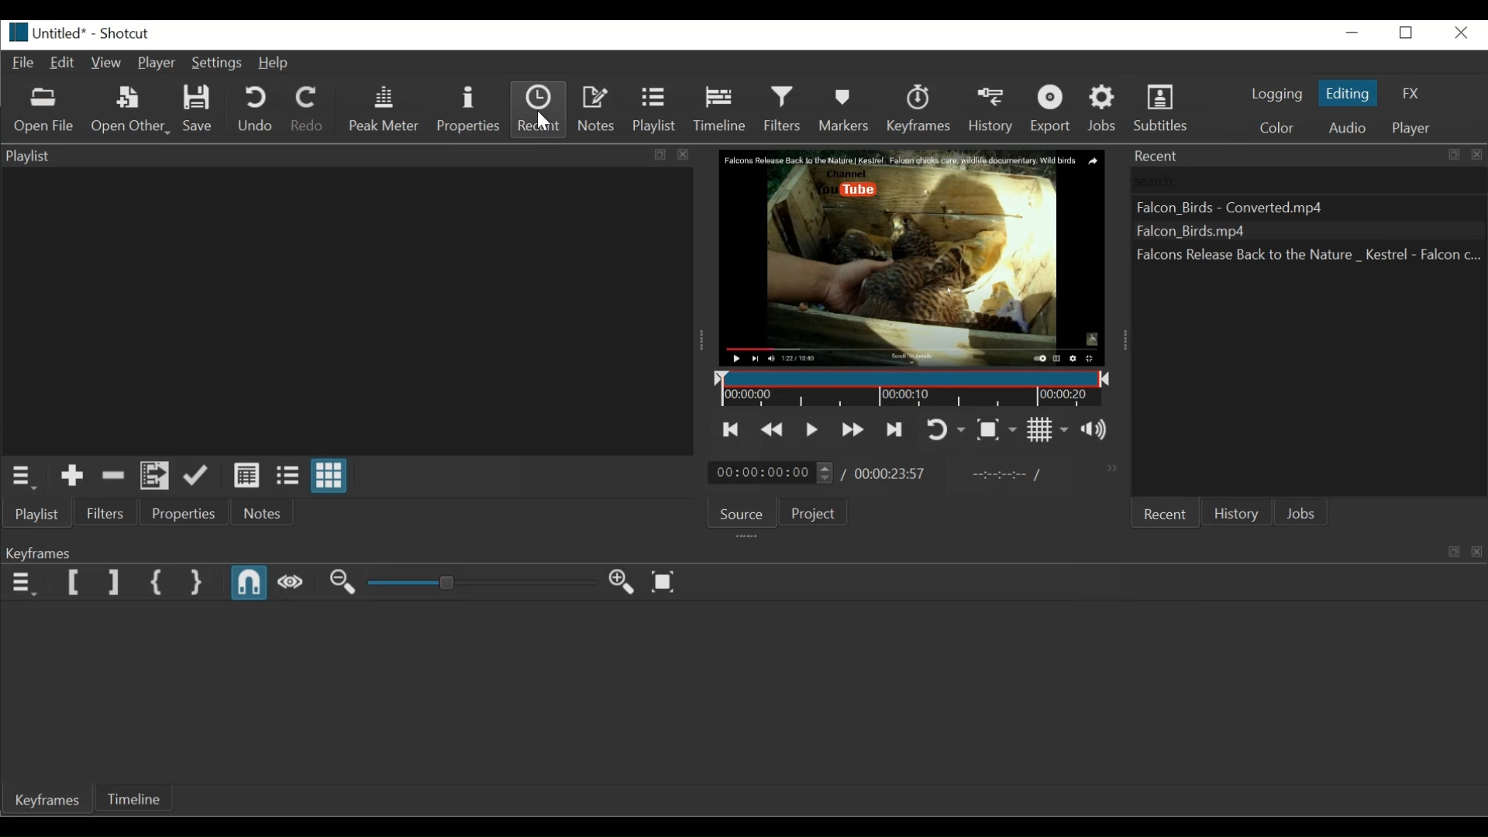 The width and height of the screenshot is (1488, 837). I want to click on Filters, so click(784, 109).